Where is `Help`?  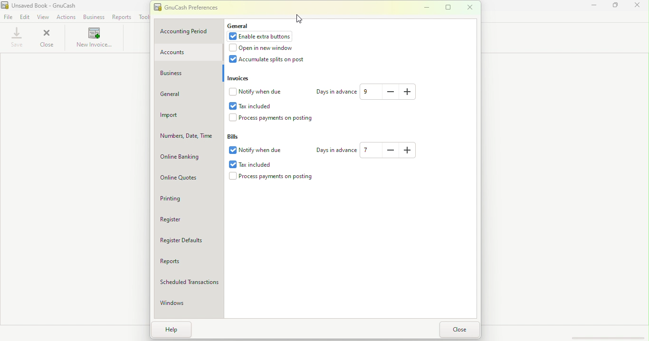
Help is located at coordinates (172, 330).